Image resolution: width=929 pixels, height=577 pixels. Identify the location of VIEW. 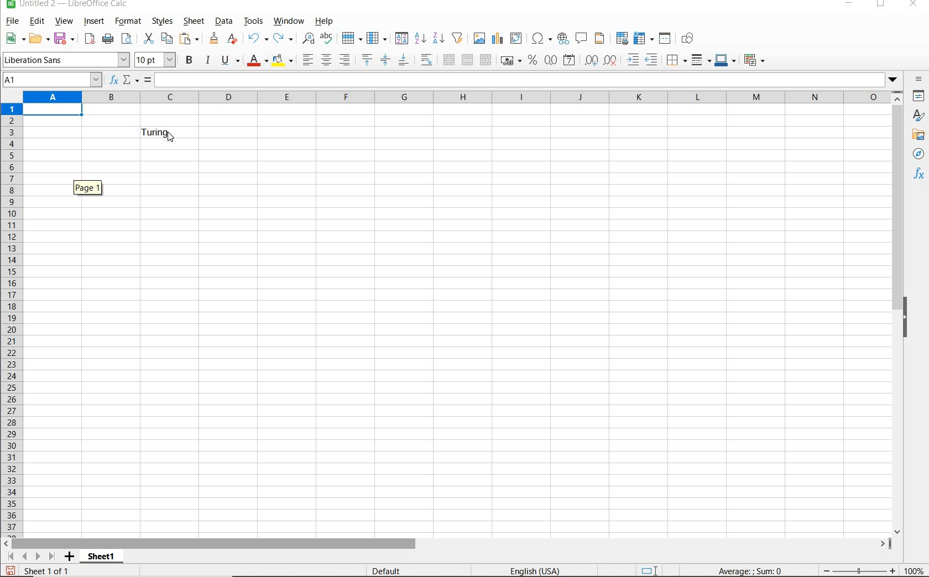
(65, 22).